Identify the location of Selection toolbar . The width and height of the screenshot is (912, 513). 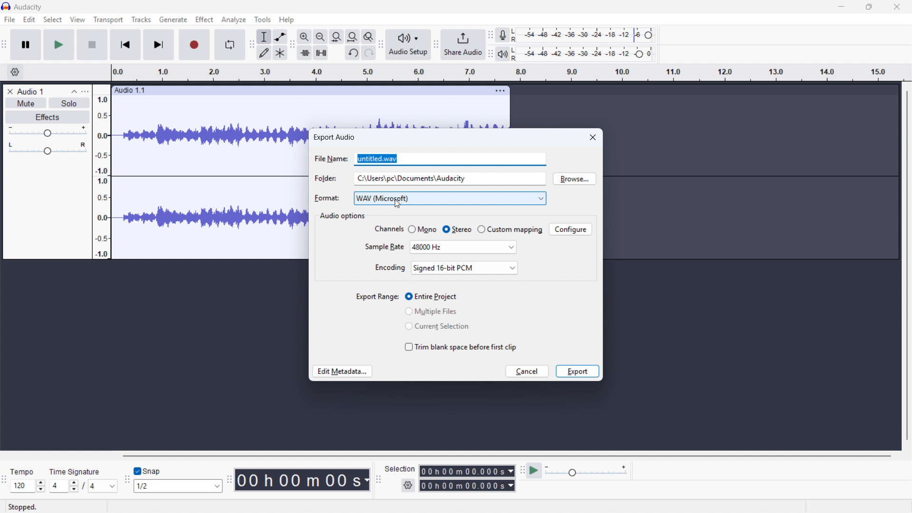
(378, 479).